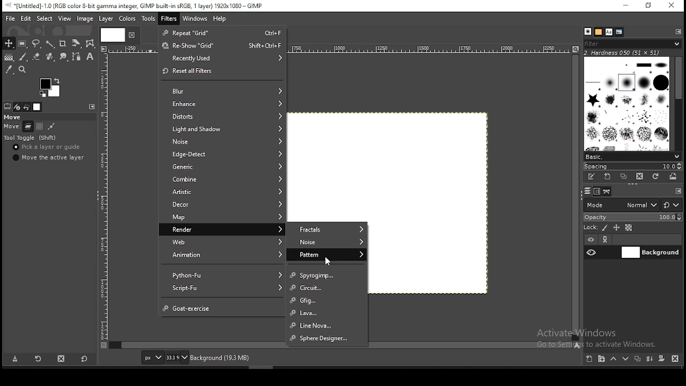 Image resolution: width=686 pixels, height=386 pixels. Describe the element at coordinates (221, 19) in the screenshot. I see `help` at that location.